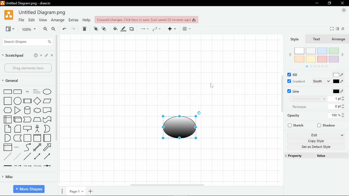 The width and height of the screenshot is (349, 196). Describe the element at coordinates (320, 66) in the screenshot. I see `Color palette navigation` at that location.